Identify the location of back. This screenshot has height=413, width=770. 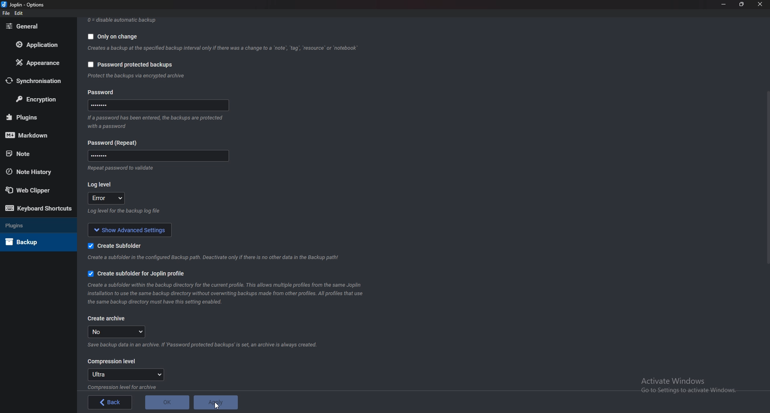
(109, 403).